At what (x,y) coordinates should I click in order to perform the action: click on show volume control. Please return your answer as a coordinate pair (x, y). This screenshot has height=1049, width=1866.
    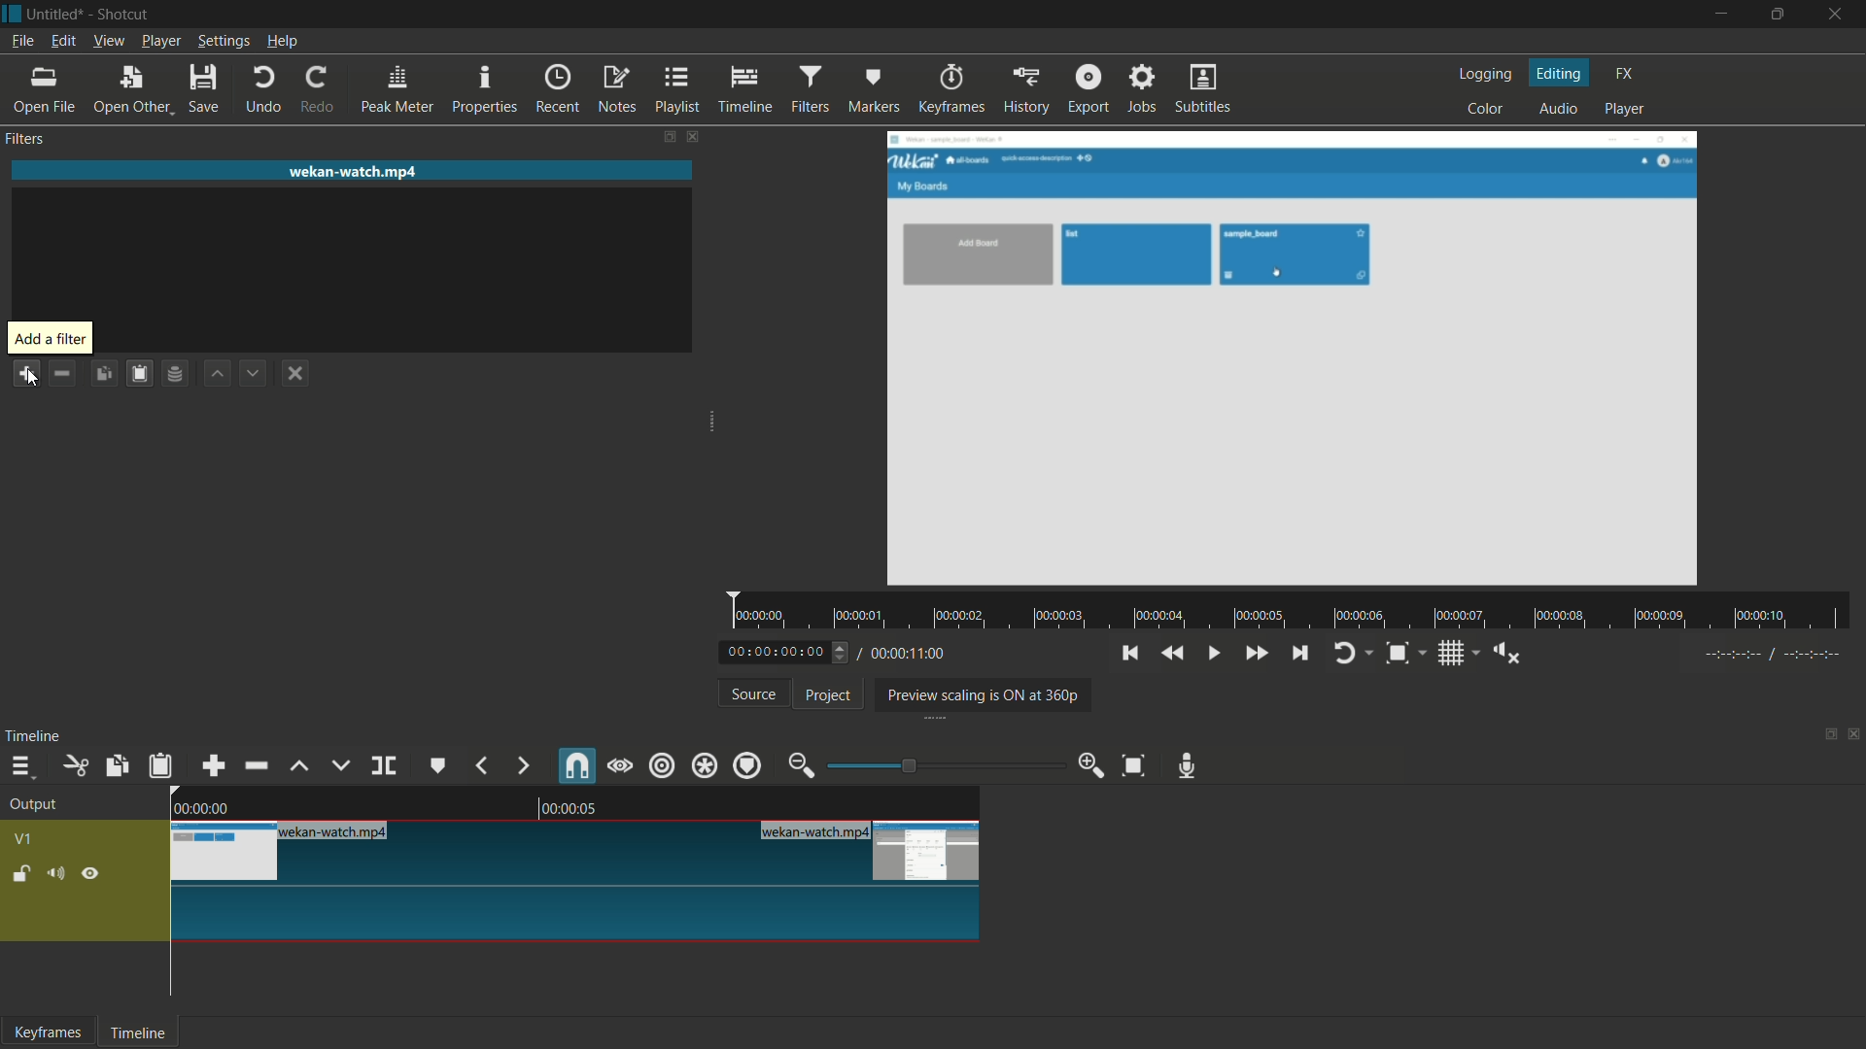
    Looking at the image, I should click on (1508, 654).